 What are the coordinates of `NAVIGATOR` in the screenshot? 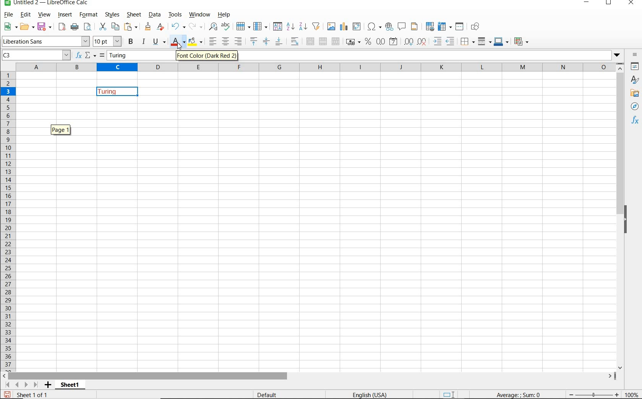 It's located at (636, 107).